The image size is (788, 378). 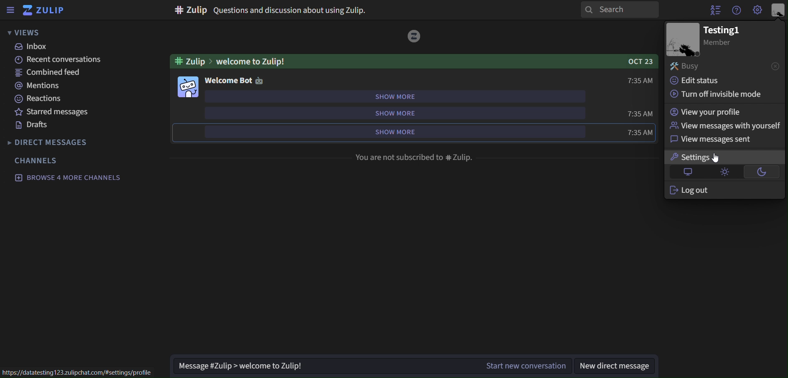 What do you see at coordinates (709, 112) in the screenshot?
I see `view your profile` at bounding box center [709, 112].